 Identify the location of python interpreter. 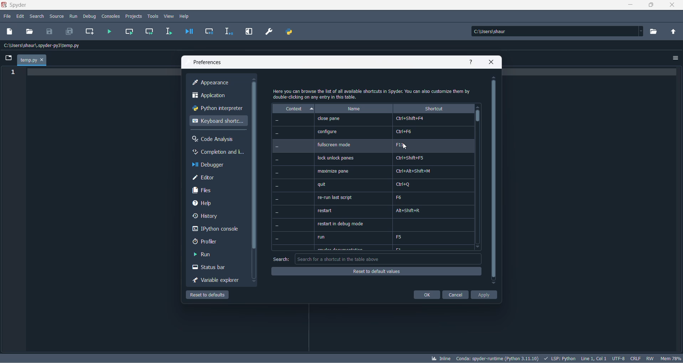
(217, 109).